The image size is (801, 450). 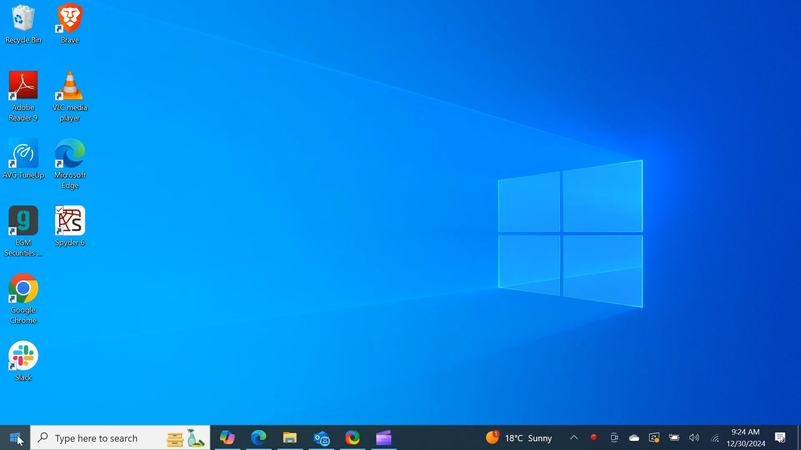 What do you see at coordinates (384, 437) in the screenshot?
I see `Microsoft Clipchamp` at bounding box center [384, 437].